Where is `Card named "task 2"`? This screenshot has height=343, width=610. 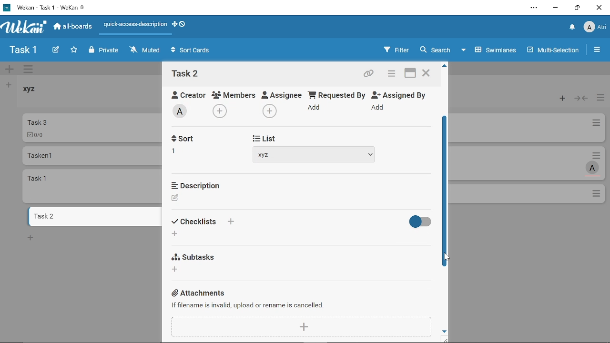
Card named "task 2" is located at coordinates (93, 216).